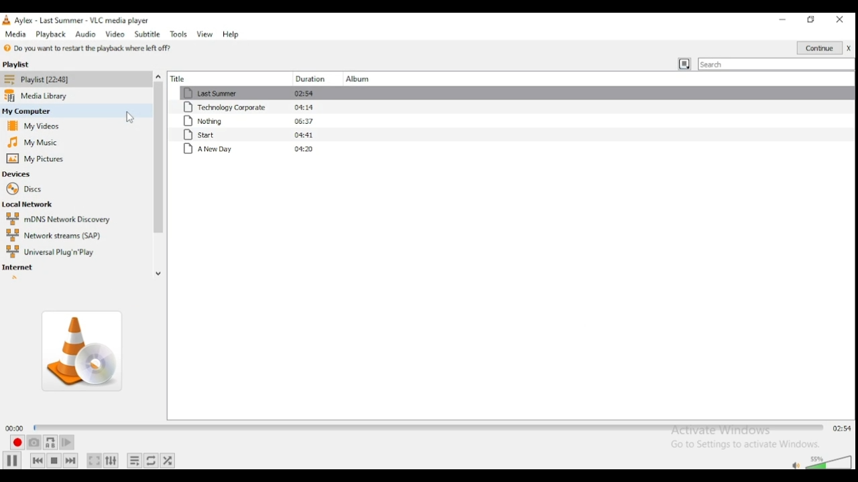 The height and width of the screenshot is (482, 858). I want to click on toggle video in fullscreen, so click(94, 461).